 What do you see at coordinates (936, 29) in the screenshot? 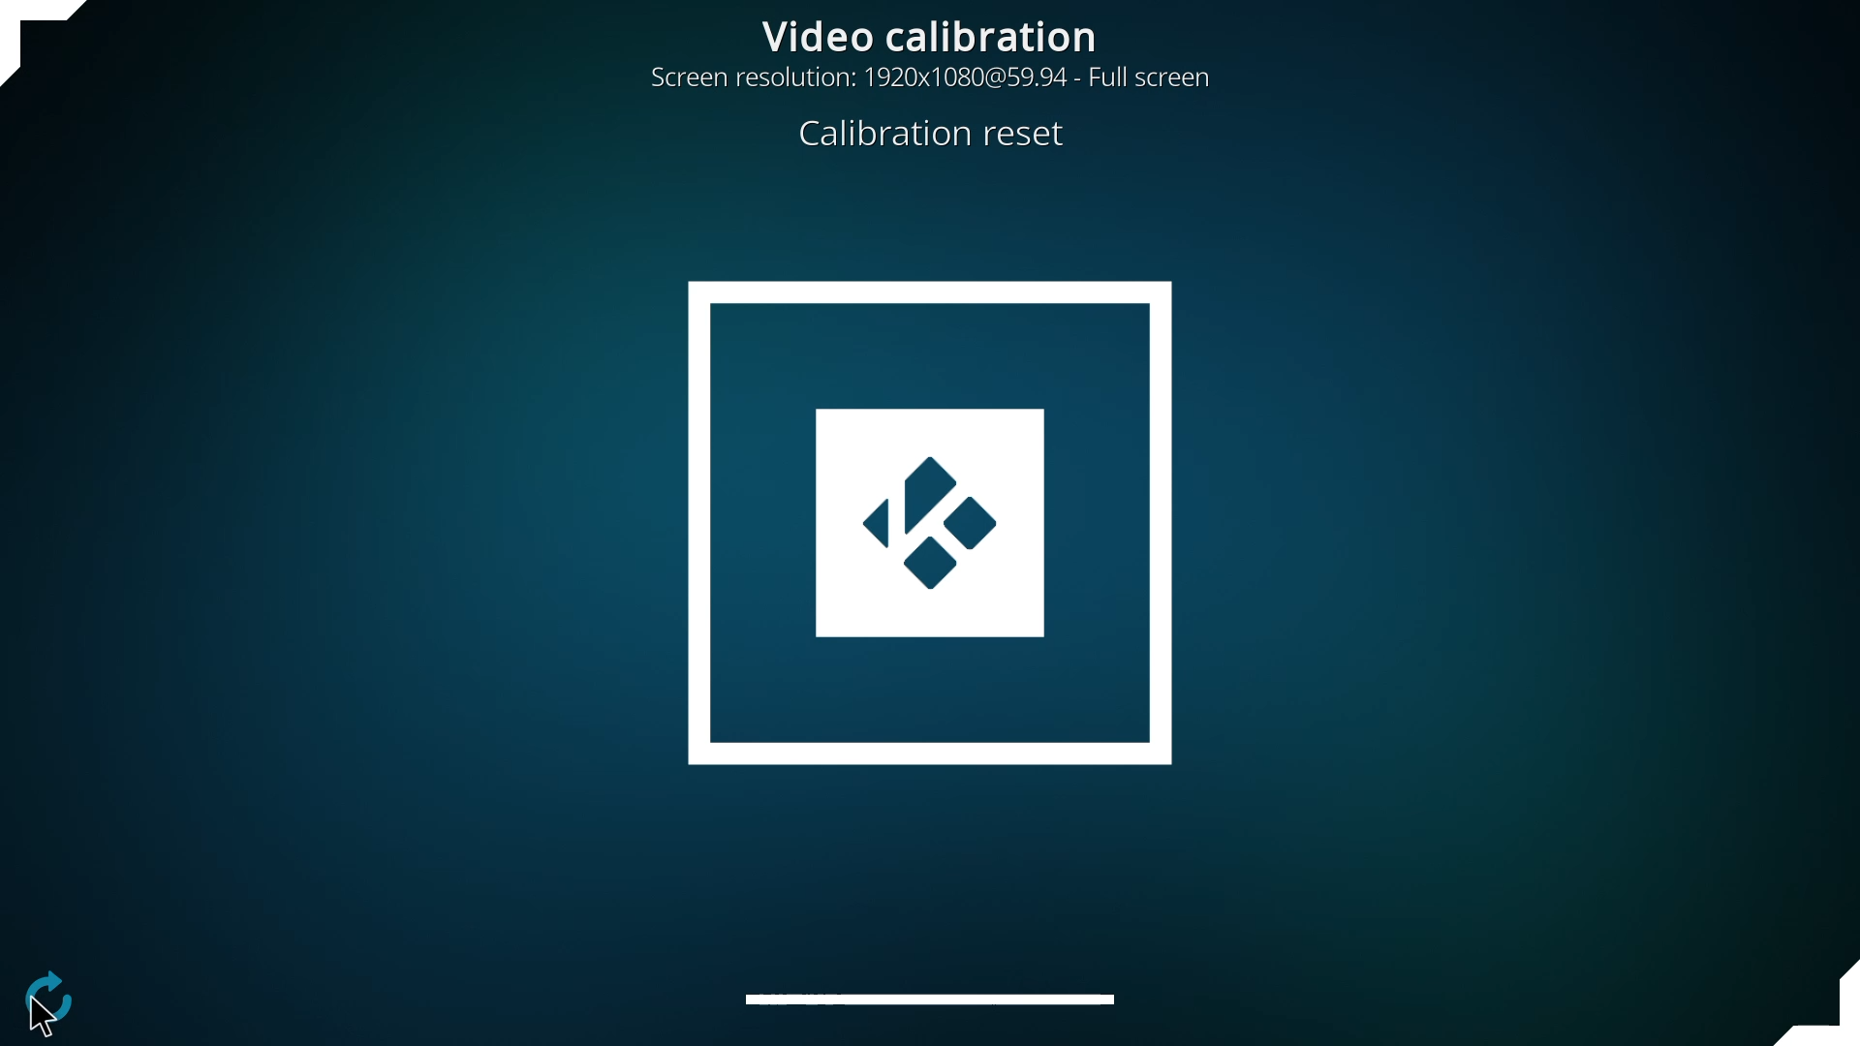
I see `video calibration` at bounding box center [936, 29].